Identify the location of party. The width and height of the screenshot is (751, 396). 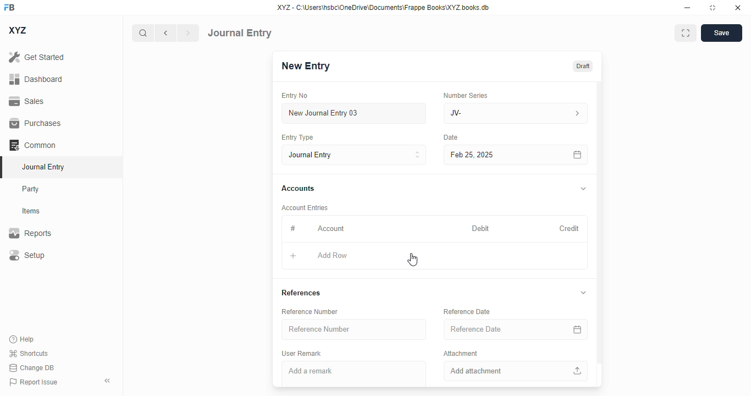
(31, 189).